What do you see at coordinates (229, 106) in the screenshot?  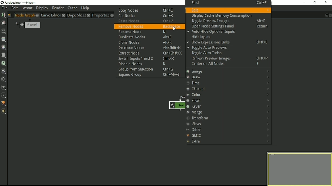 I see `Keyer` at bounding box center [229, 106].